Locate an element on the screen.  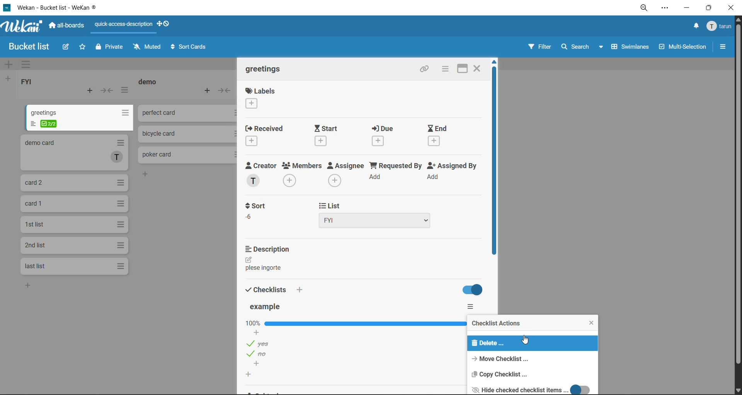
app logo is located at coordinates (23, 28).